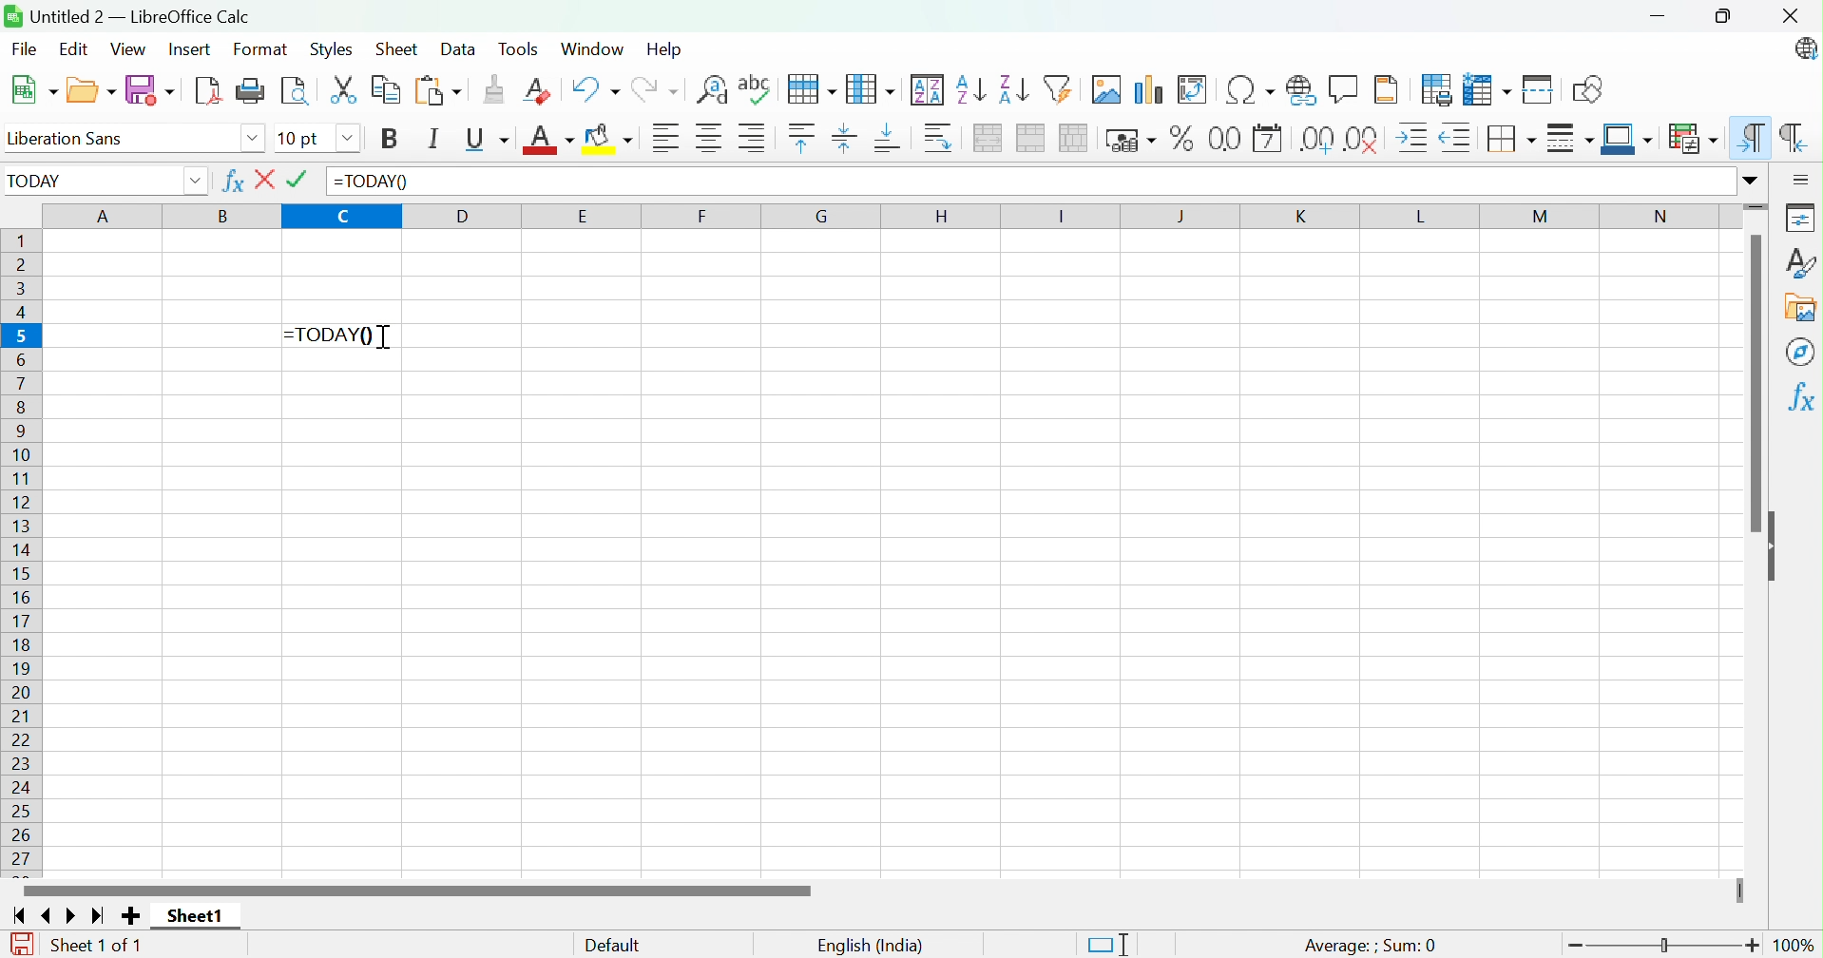 The height and width of the screenshot is (958, 1823). Describe the element at coordinates (296, 89) in the screenshot. I see `Toggle print preview` at that location.